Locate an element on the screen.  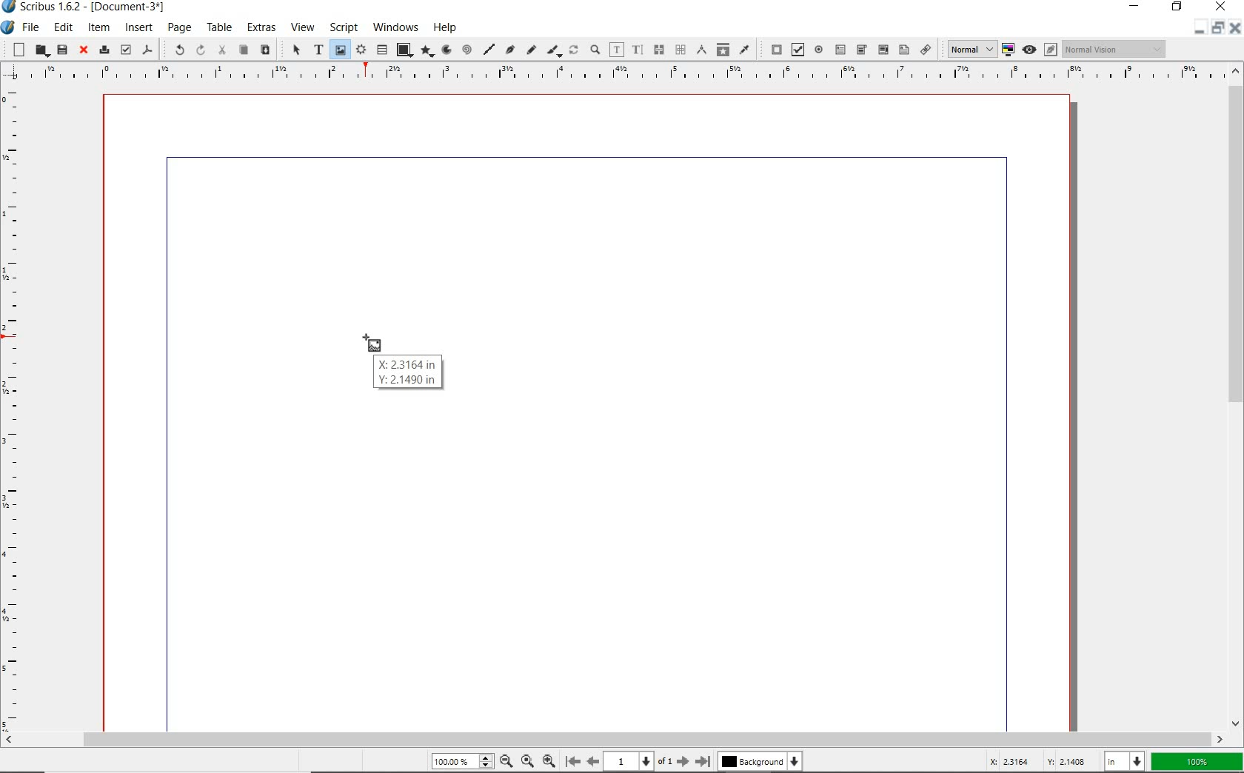
current page is located at coordinates (638, 762).